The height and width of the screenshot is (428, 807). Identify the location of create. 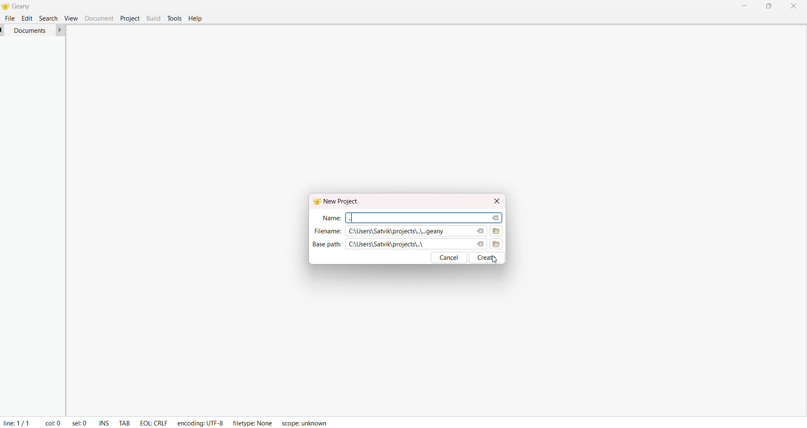
(490, 257).